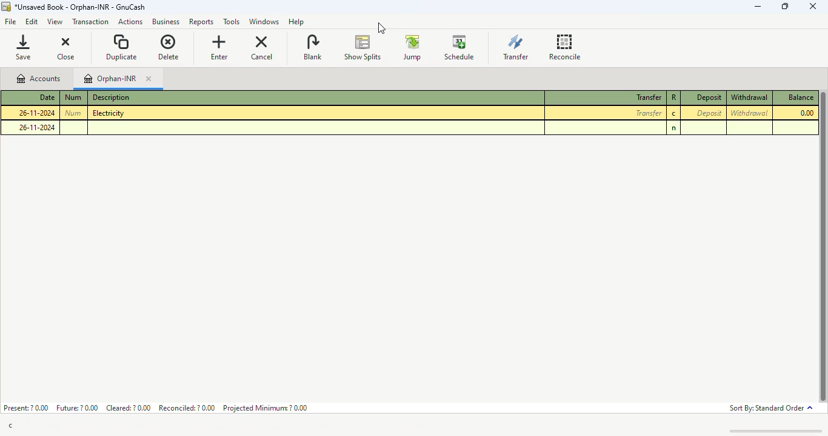  What do you see at coordinates (749, 112) in the screenshot?
I see `withdrawal` at bounding box center [749, 112].